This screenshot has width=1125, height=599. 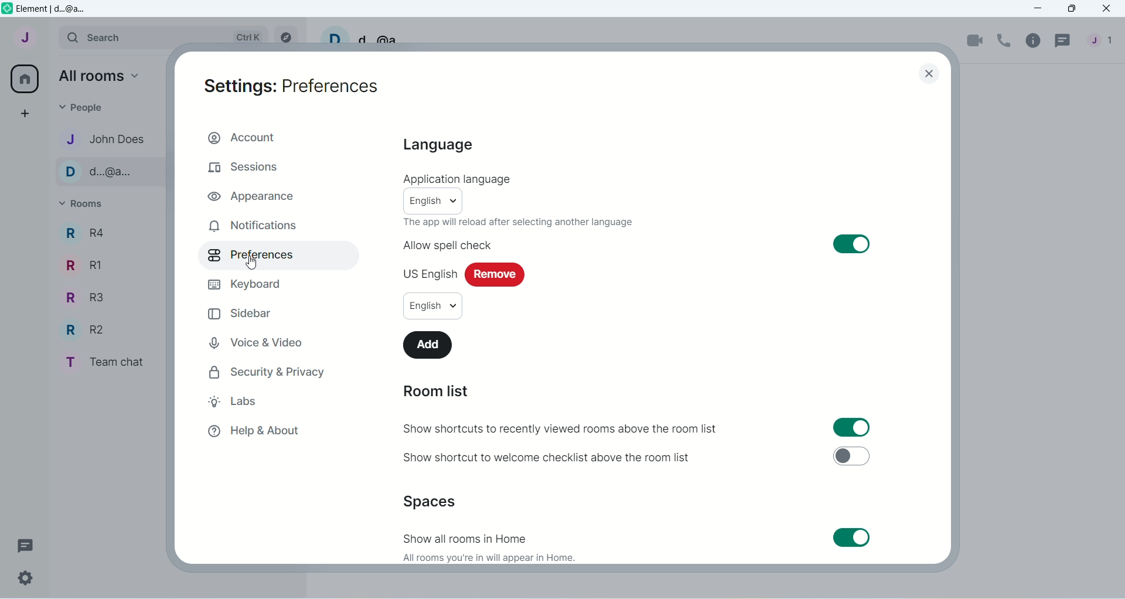 What do you see at coordinates (263, 339) in the screenshot?
I see `Voice and Video` at bounding box center [263, 339].